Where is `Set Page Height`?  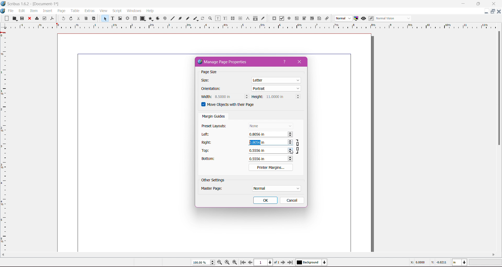 Set Page Height is located at coordinates (283, 97).